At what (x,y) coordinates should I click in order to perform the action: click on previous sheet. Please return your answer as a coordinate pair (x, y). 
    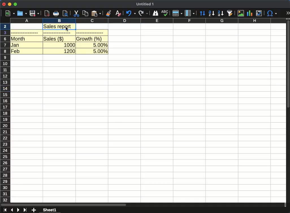
    Looking at the image, I should click on (12, 210).